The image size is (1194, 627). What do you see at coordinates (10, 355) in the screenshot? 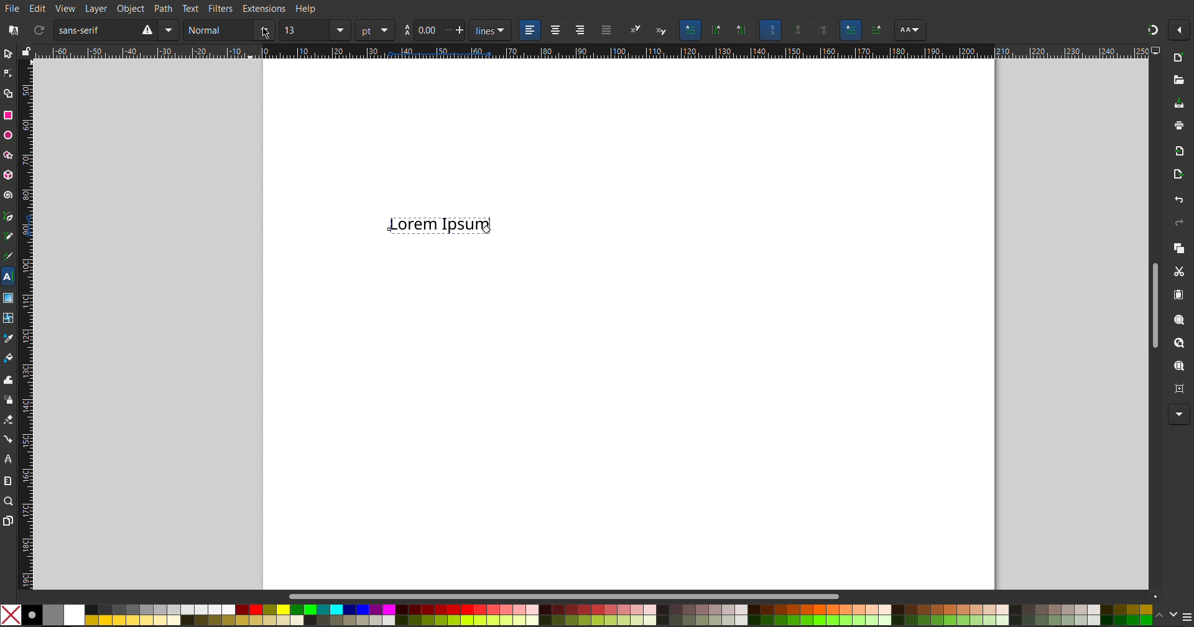
I see `Paint Bucket Tool` at bounding box center [10, 355].